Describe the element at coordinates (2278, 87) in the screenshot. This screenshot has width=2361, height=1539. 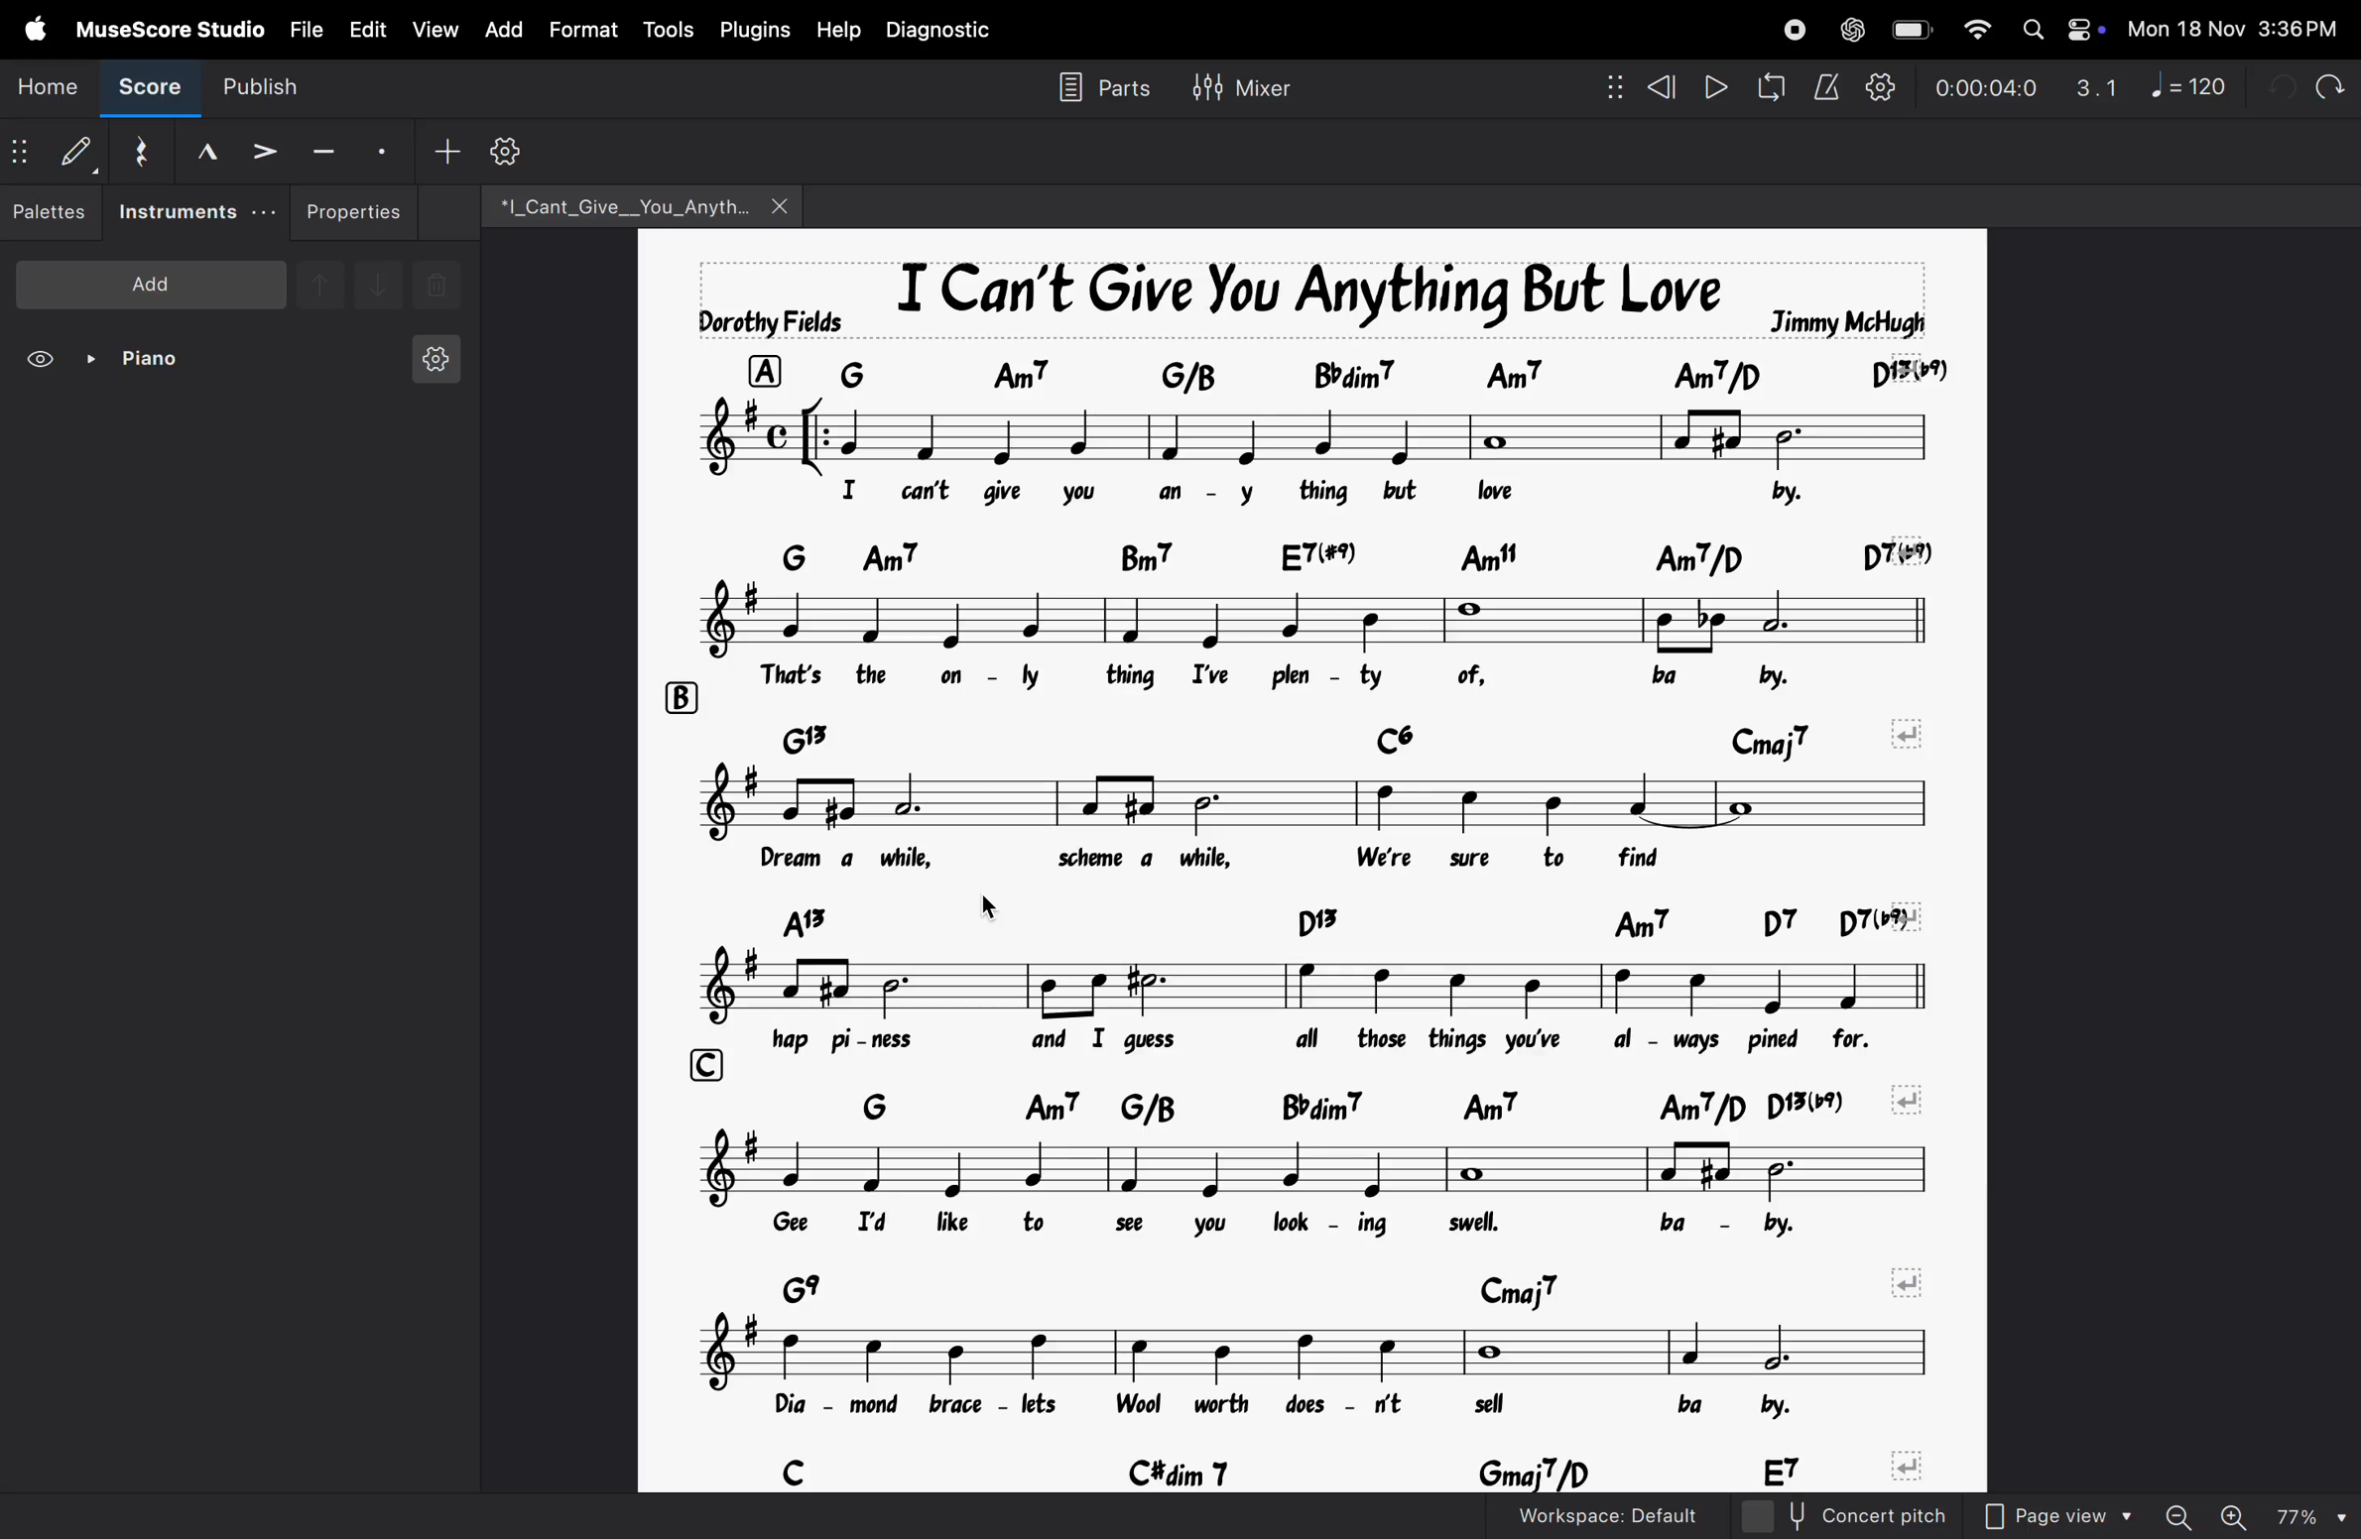
I see `undo` at that location.